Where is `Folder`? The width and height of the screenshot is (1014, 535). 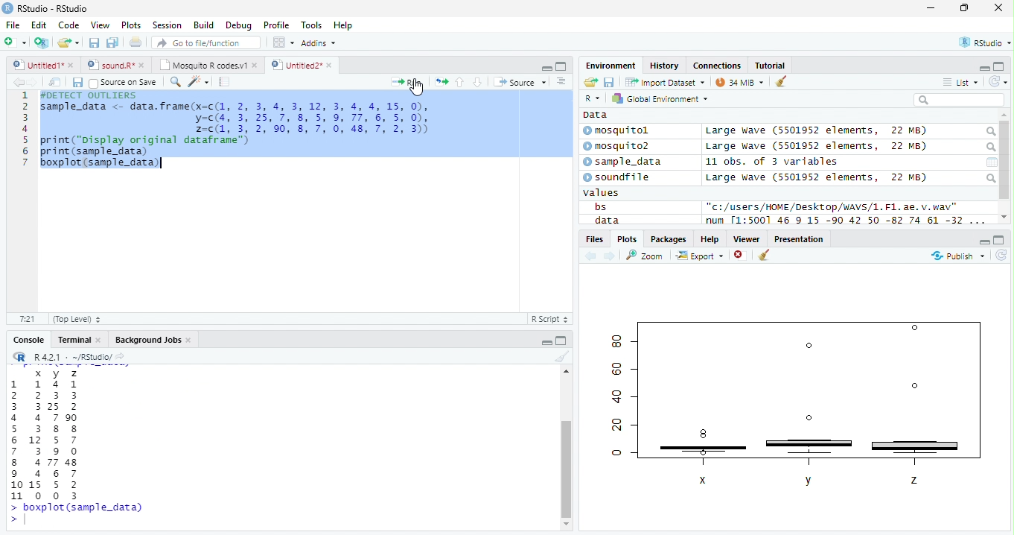
Folder is located at coordinates (590, 82).